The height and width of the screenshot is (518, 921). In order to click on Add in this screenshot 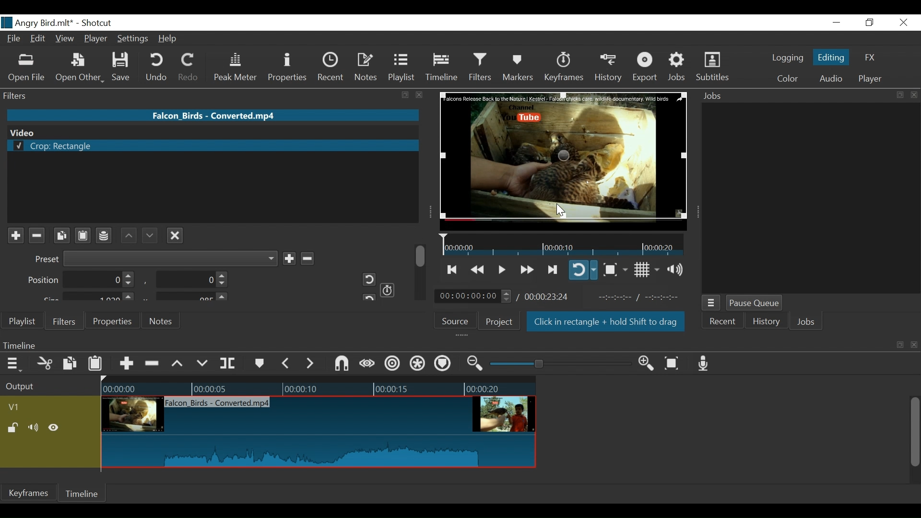, I will do `click(289, 258)`.